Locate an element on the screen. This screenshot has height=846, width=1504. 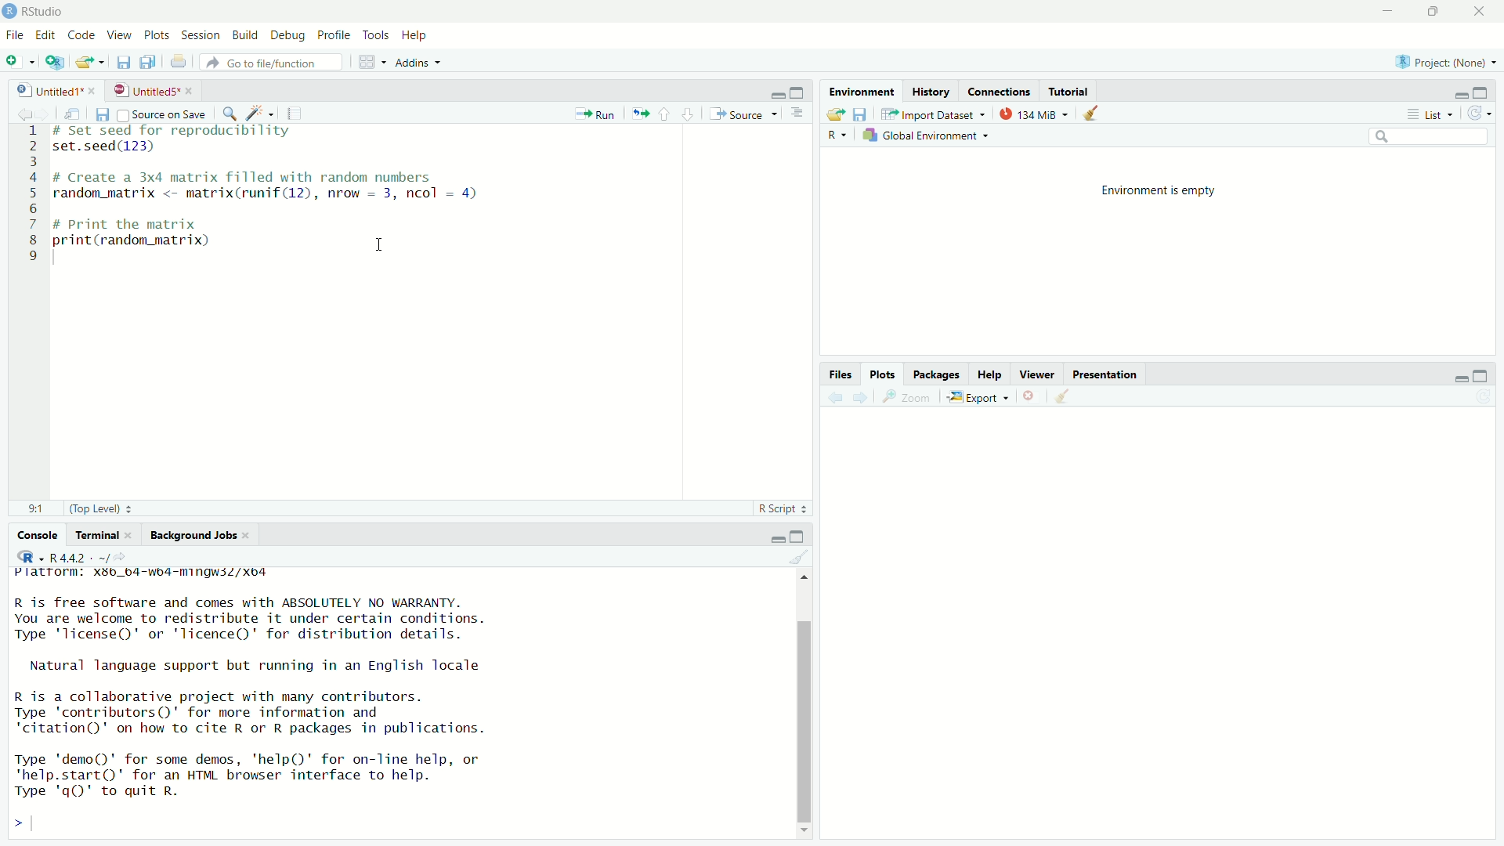
close is located at coordinates (1030, 396).